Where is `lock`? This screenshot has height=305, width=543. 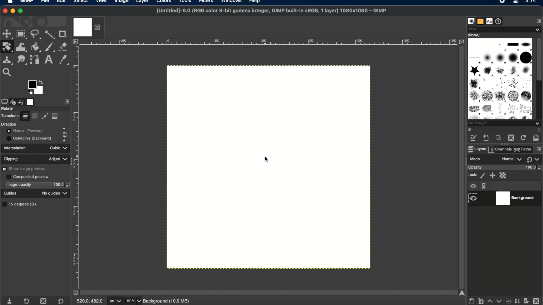
lock is located at coordinates (471, 175).